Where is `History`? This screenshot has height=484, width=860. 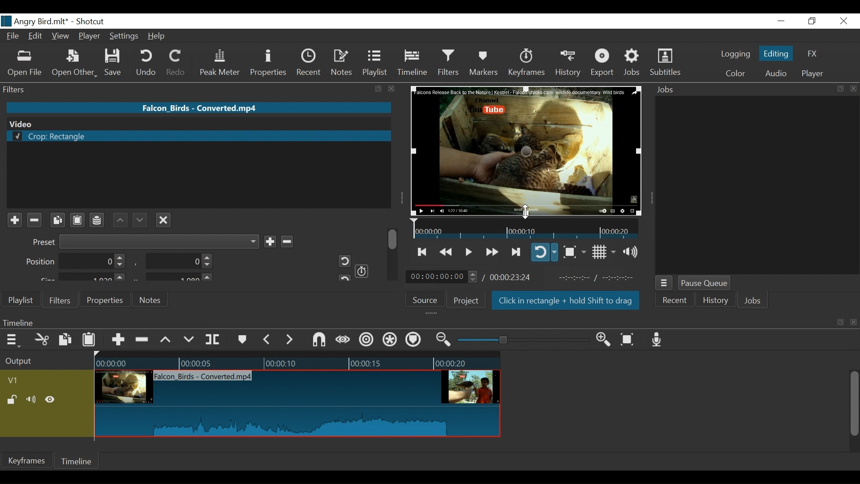
History is located at coordinates (568, 63).